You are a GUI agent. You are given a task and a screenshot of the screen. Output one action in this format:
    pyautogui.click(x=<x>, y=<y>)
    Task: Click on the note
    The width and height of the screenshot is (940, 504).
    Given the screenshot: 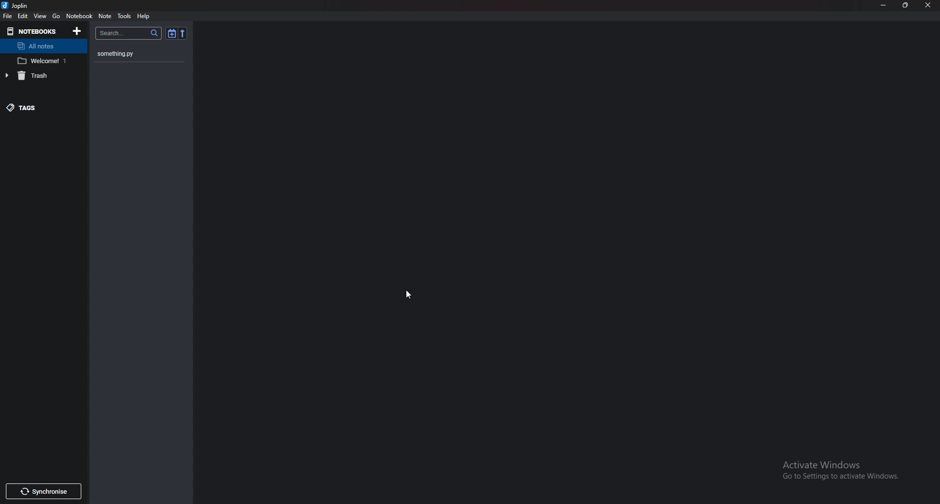 What is the action you would take?
    pyautogui.click(x=105, y=15)
    